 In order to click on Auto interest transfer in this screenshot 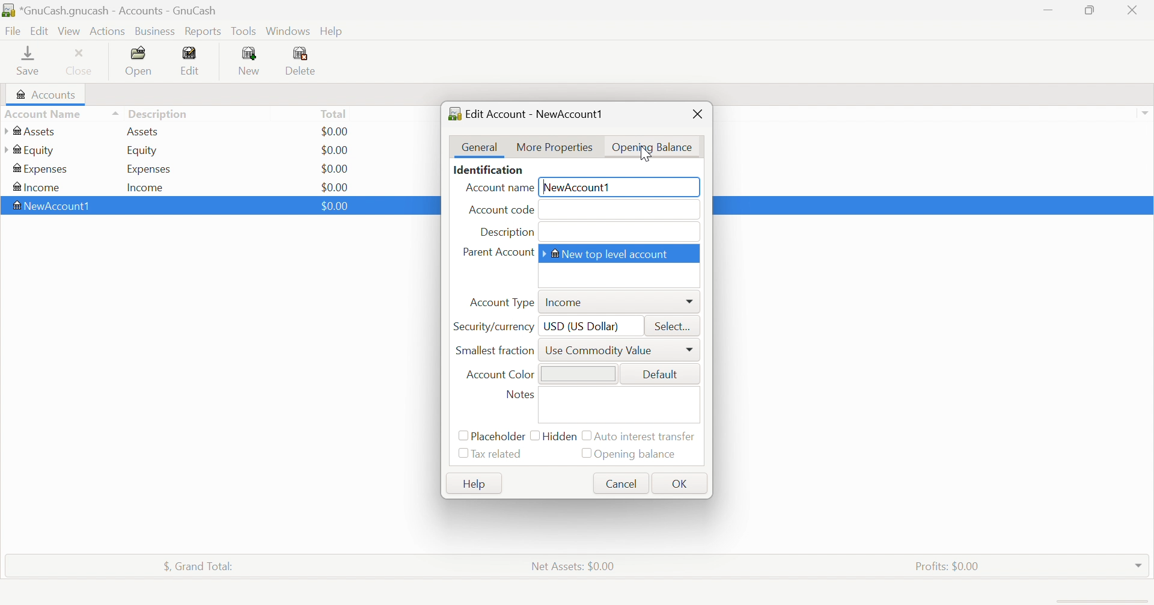, I will do `click(648, 437)`.